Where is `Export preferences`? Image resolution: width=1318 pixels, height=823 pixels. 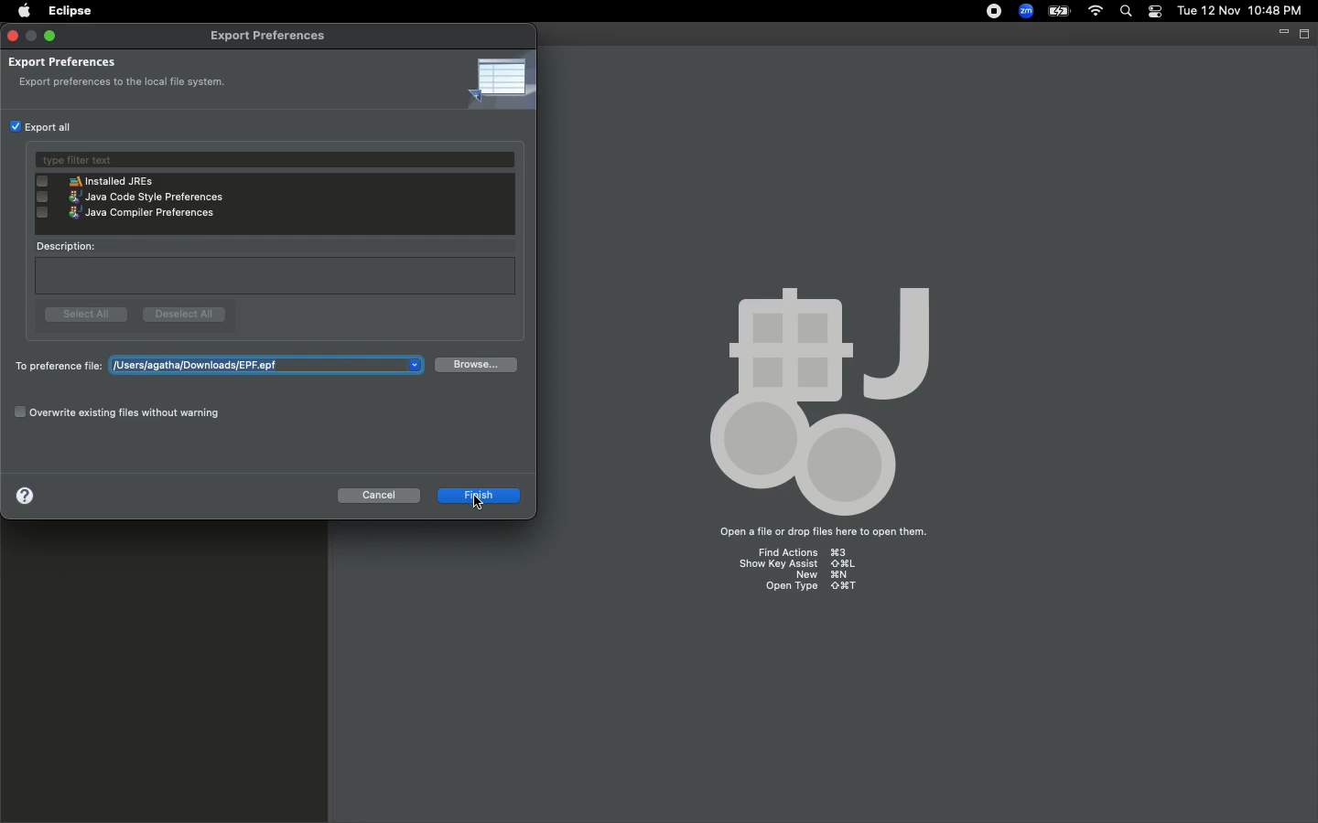
Export preferences is located at coordinates (273, 37).